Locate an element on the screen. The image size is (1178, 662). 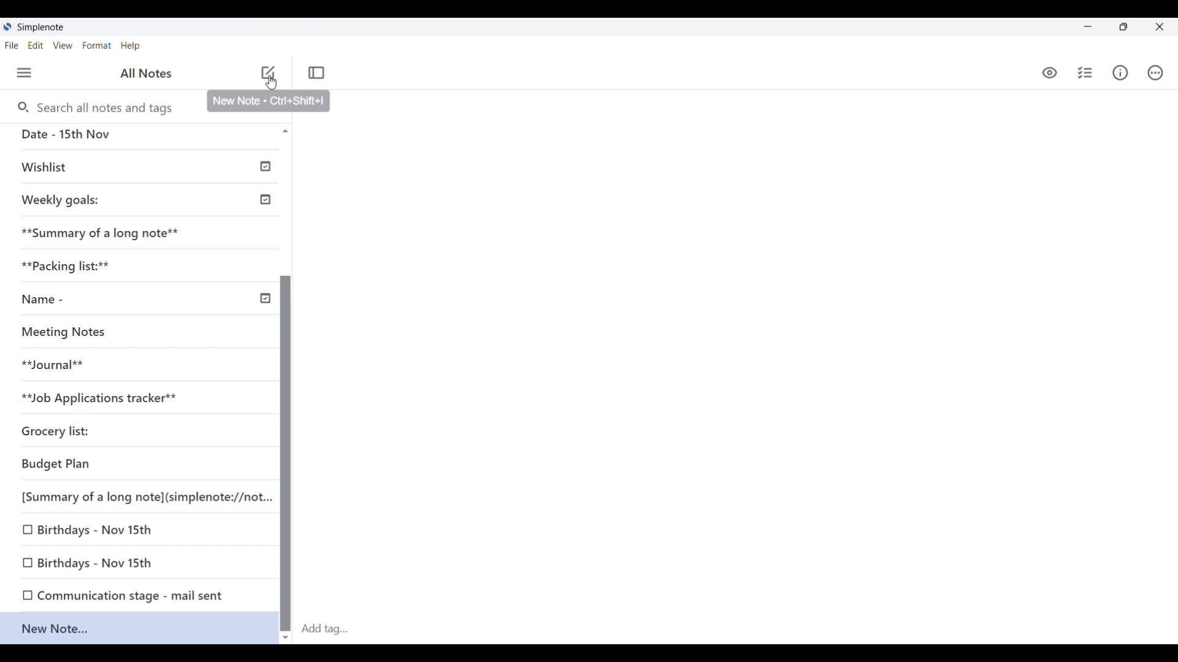
Birthdays - Nov 15th is located at coordinates (97, 531).